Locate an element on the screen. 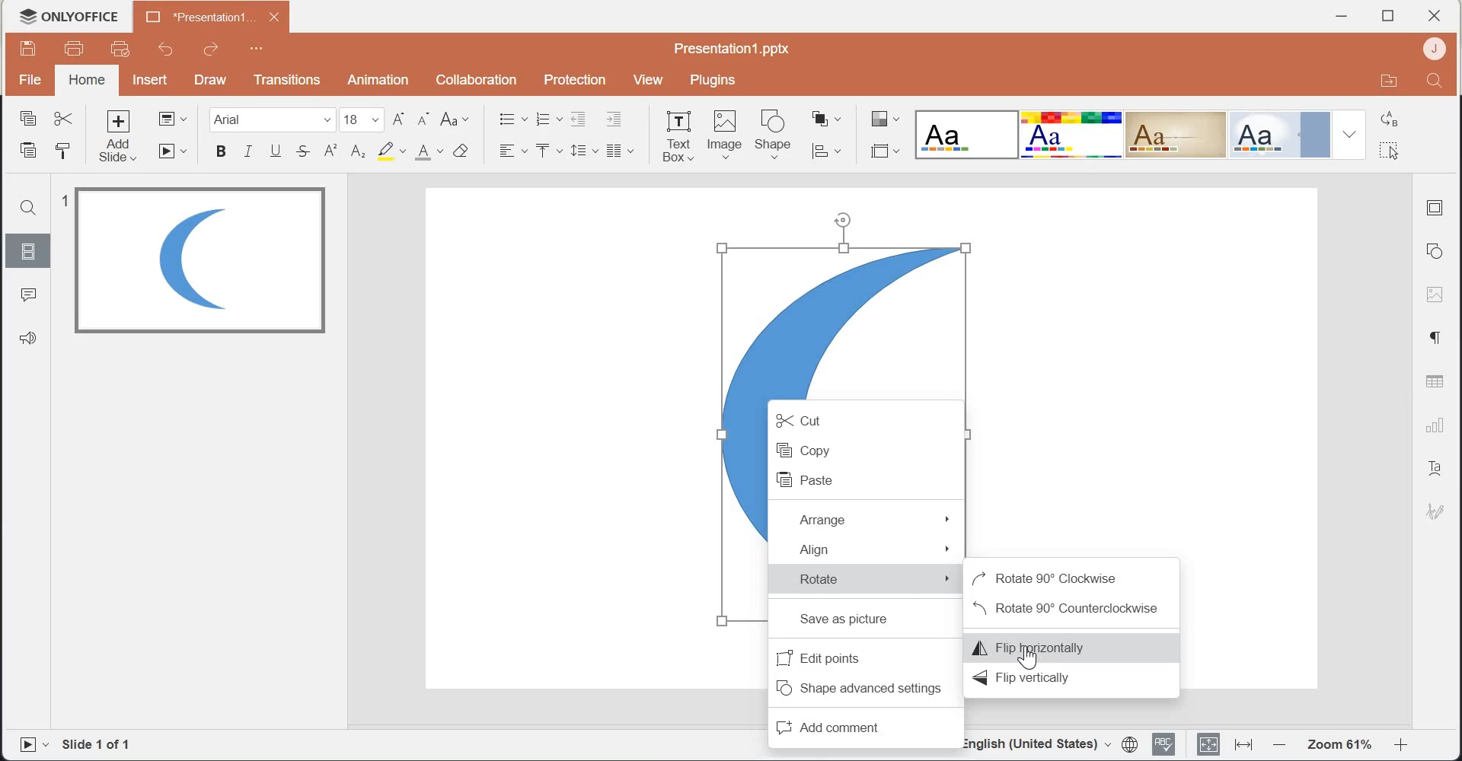 This screenshot has height=761, width=1462. Animation is located at coordinates (378, 80).